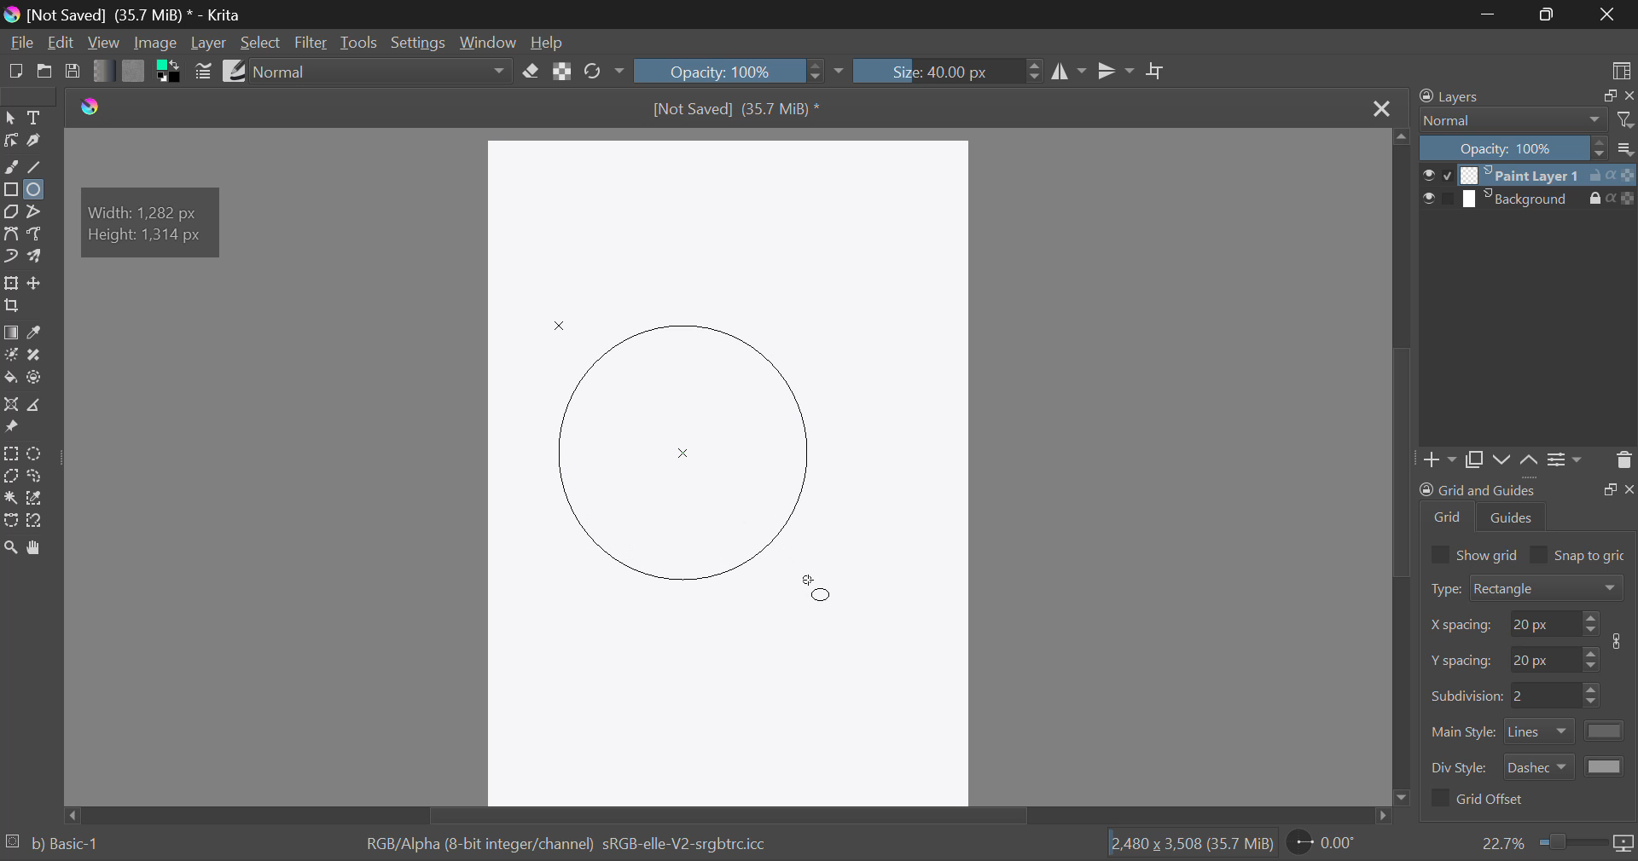 The image size is (1638, 861). I want to click on Line, so click(35, 165).